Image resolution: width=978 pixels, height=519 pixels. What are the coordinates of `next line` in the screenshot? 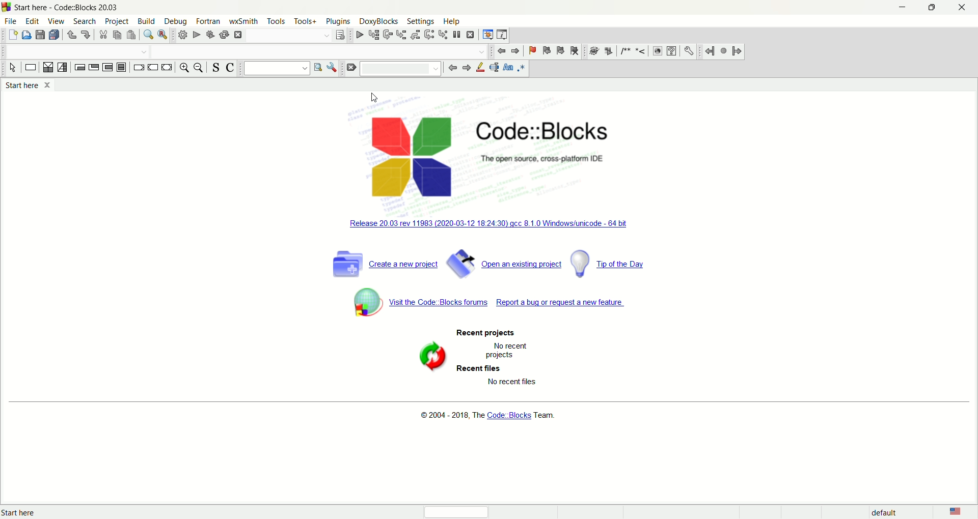 It's located at (387, 35).